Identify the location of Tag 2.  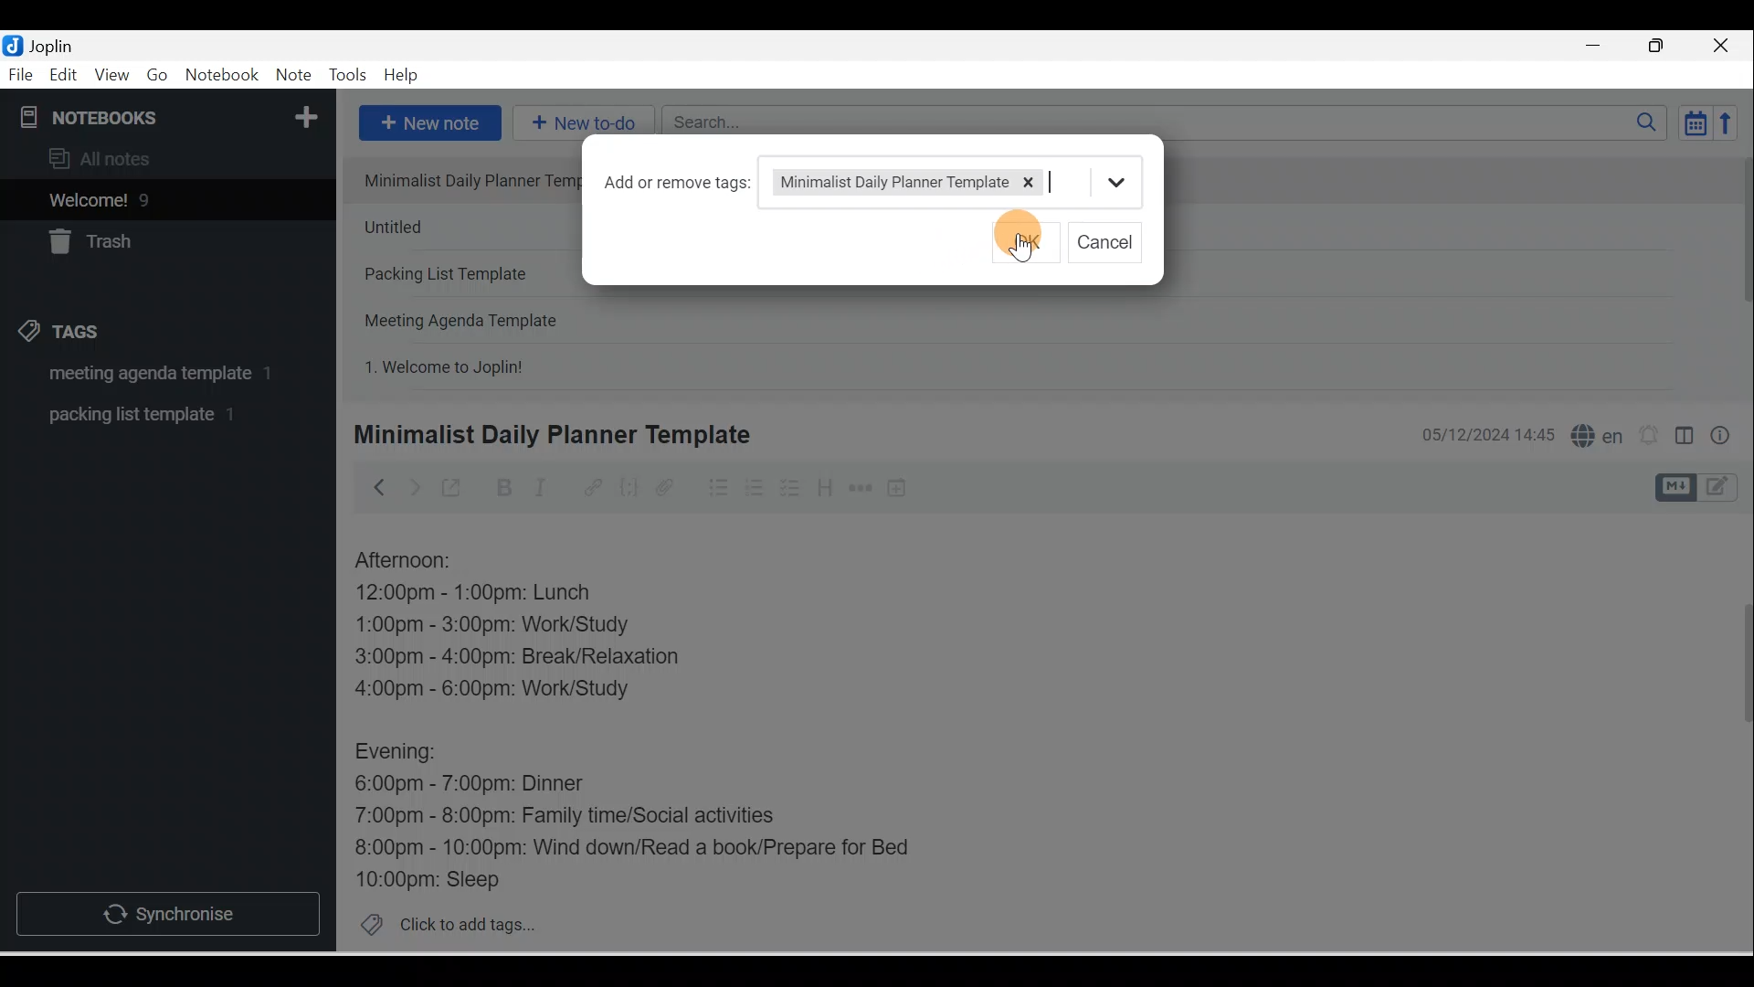
(154, 415).